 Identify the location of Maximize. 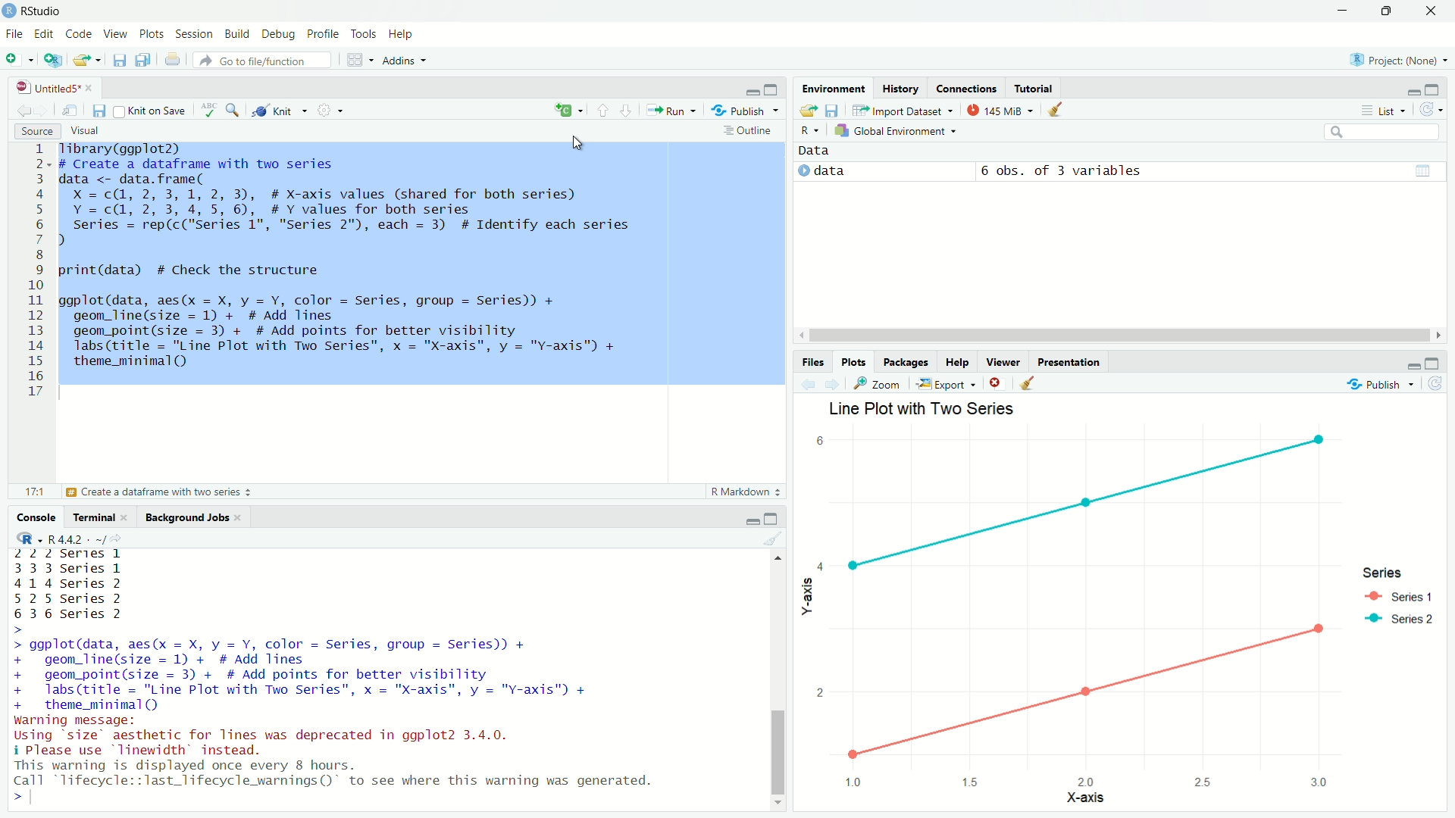
(771, 519).